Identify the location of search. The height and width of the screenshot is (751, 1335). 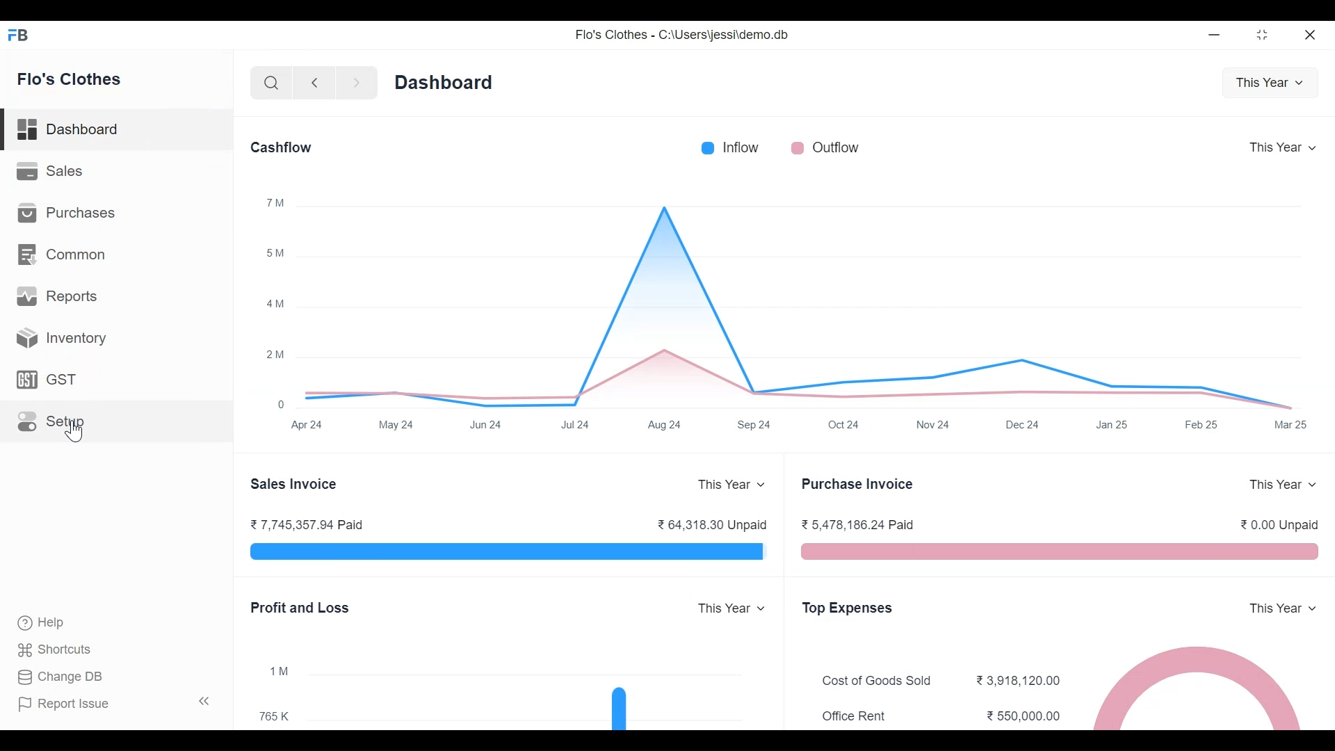
(271, 83).